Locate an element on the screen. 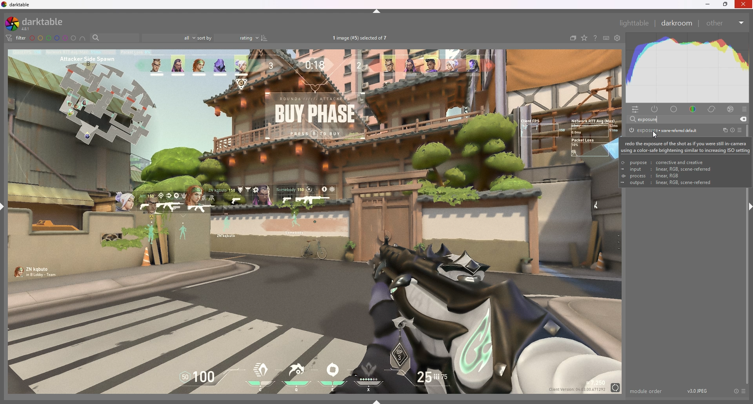  presets is located at coordinates (744, 110).